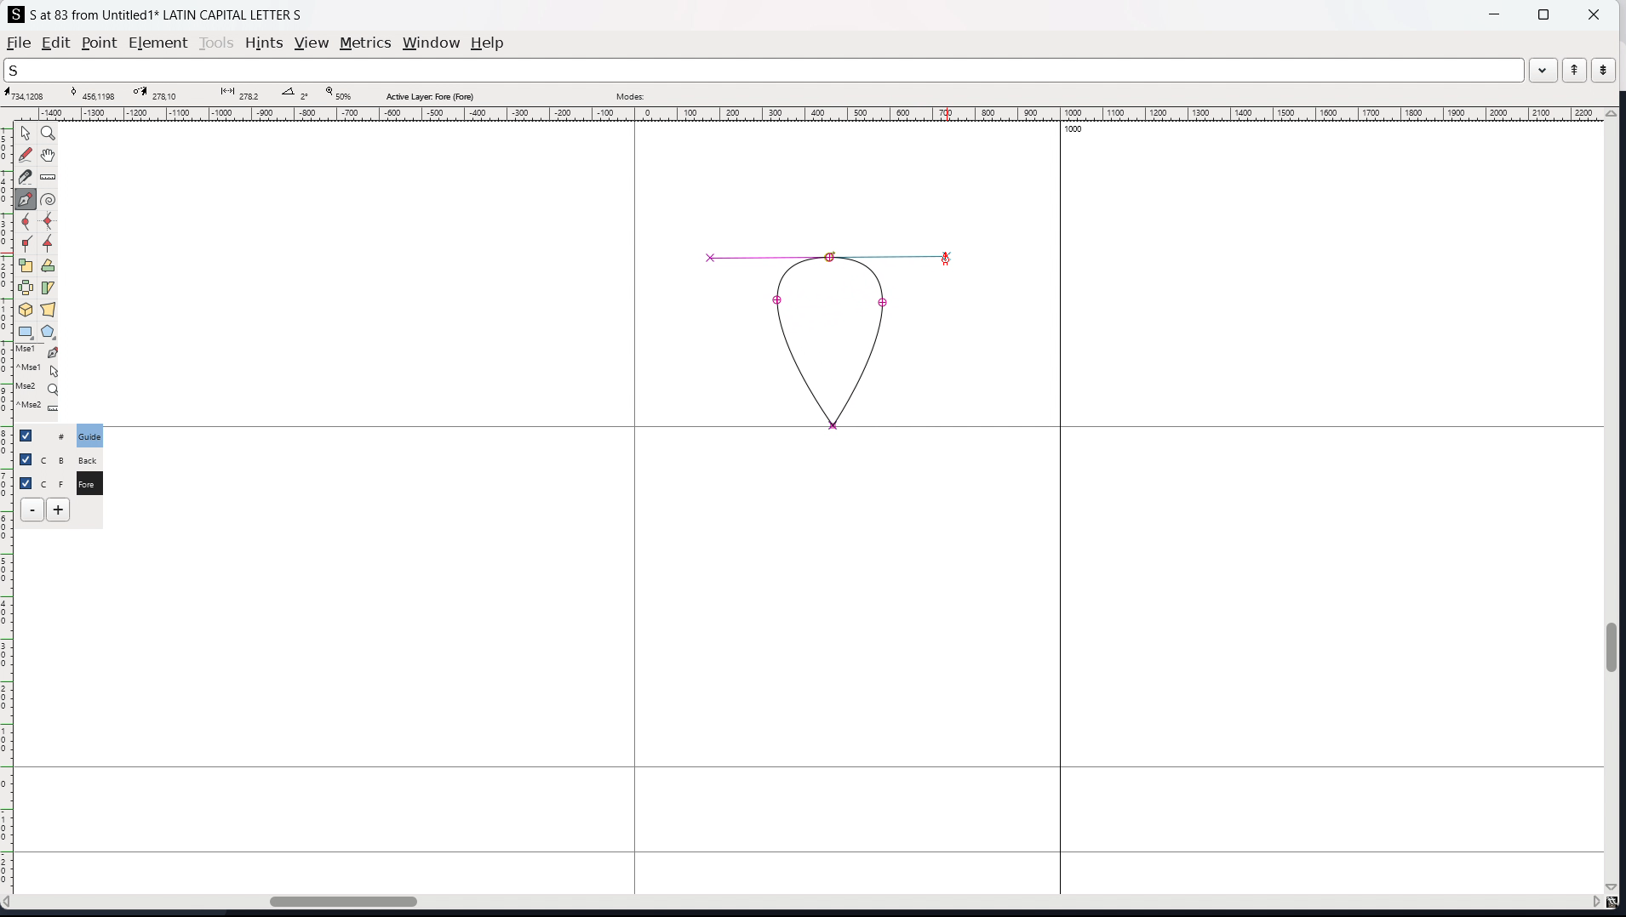 The height and width of the screenshot is (917, 1626). Describe the element at coordinates (26, 177) in the screenshot. I see `cut splines in two` at that location.